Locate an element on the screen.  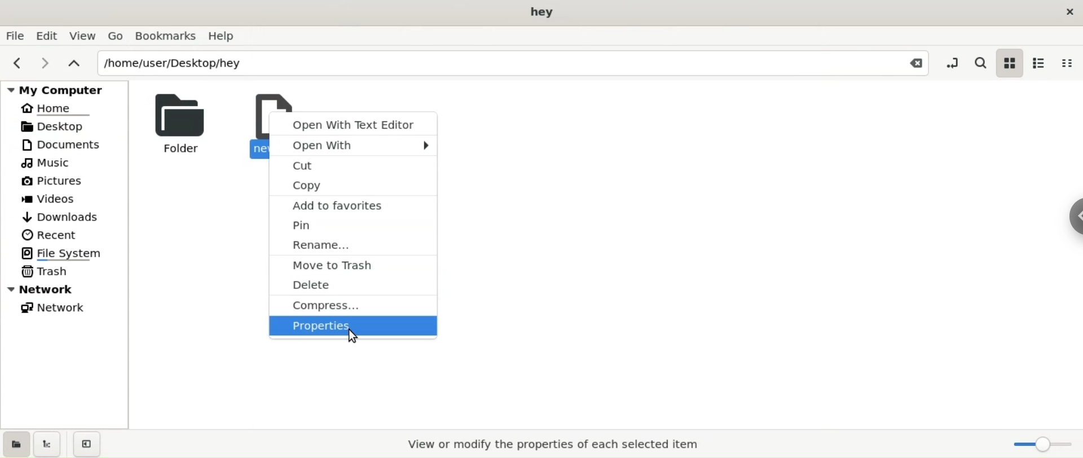
Recent is located at coordinates (71, 234).